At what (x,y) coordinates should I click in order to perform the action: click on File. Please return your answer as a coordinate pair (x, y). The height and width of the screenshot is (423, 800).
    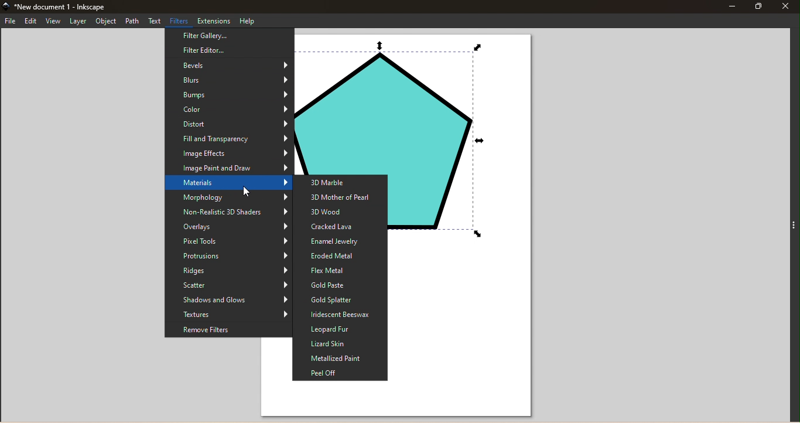
    Looking at the image, I should click on (11, 22).